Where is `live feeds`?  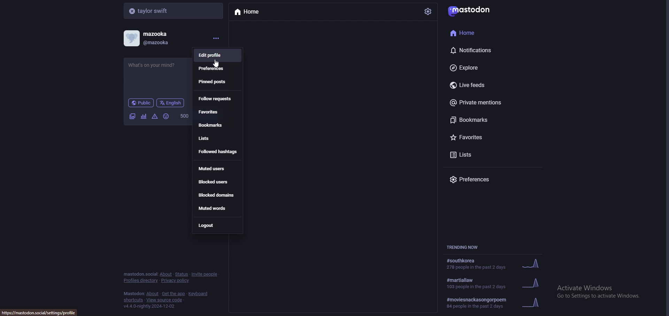
live feeds is located at coordinates (487, 85).